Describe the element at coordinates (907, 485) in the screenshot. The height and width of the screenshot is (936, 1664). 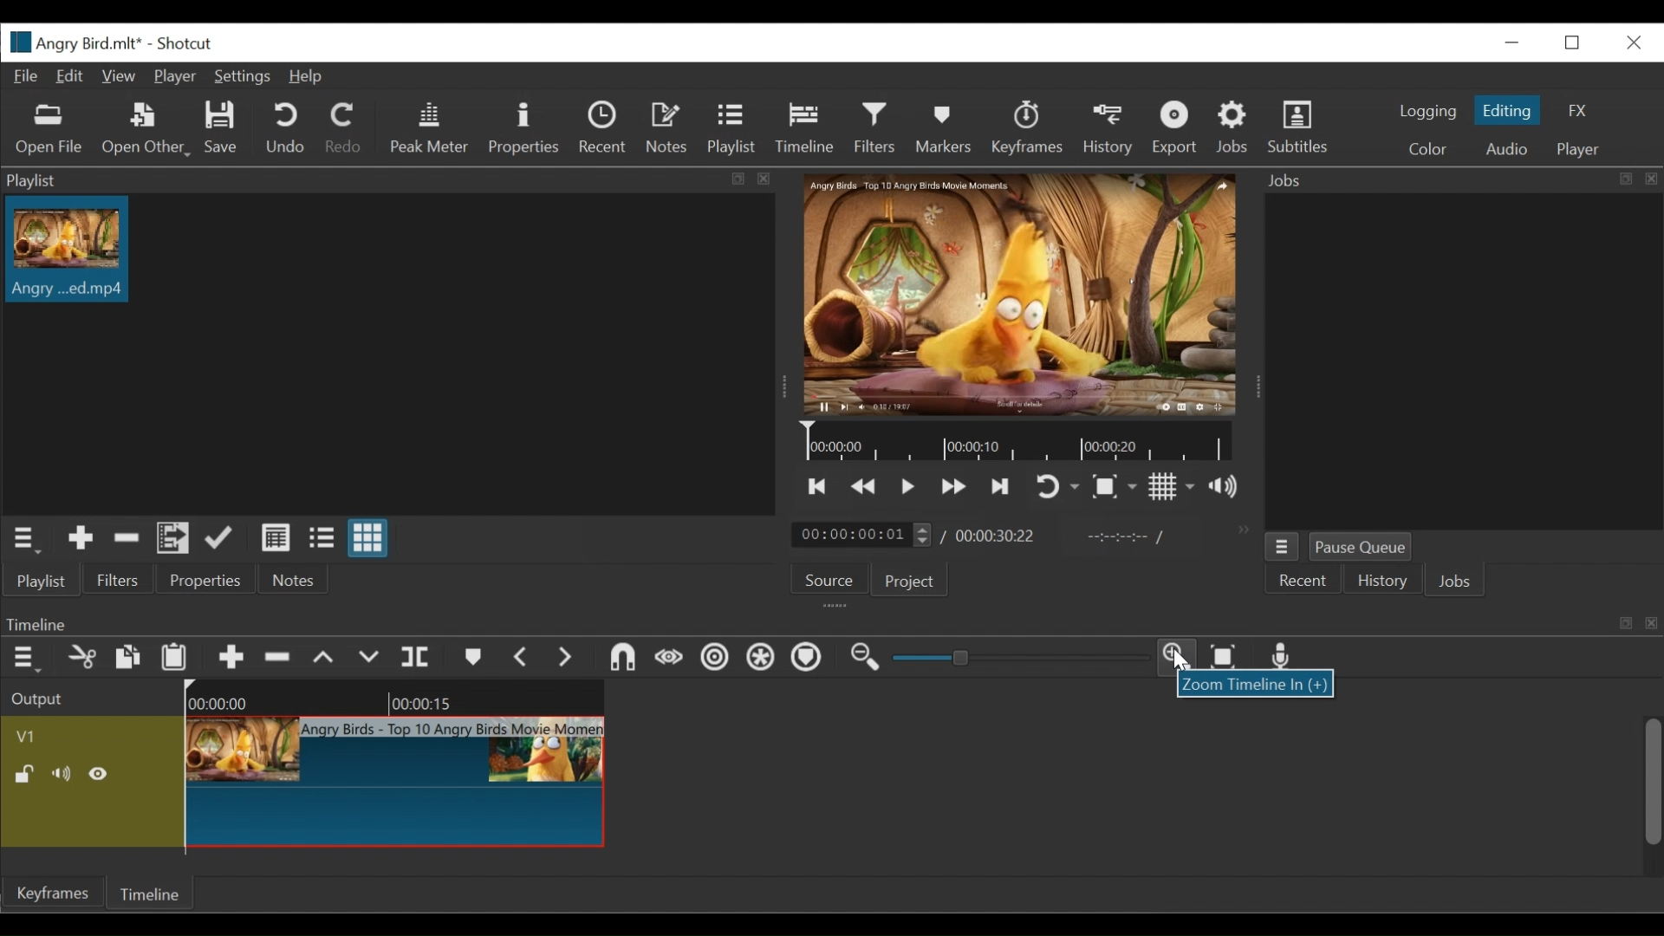
I see `Toggle play or pause` at that location.